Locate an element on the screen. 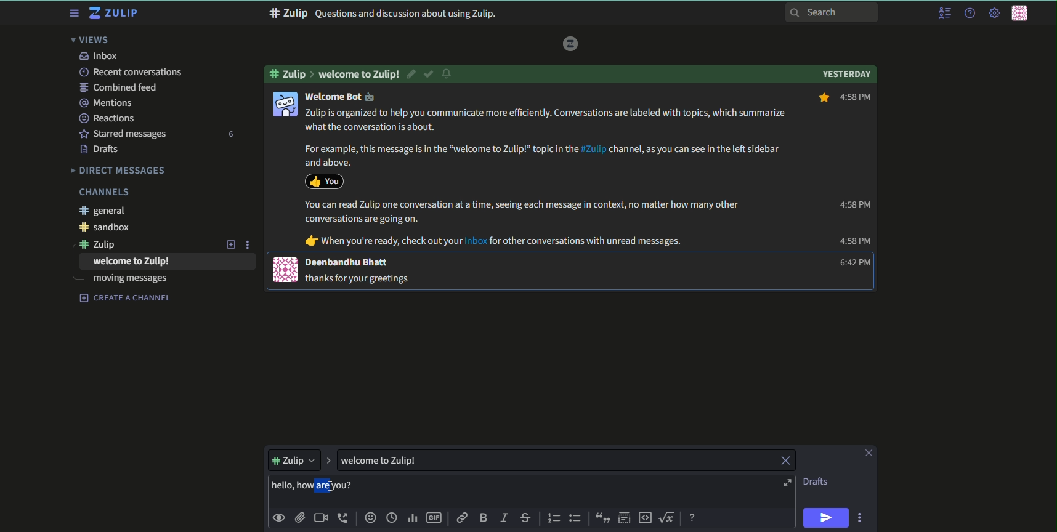 The height and width of the screenshot is (532, 1057). upload files is located at coordinates (299, 517).